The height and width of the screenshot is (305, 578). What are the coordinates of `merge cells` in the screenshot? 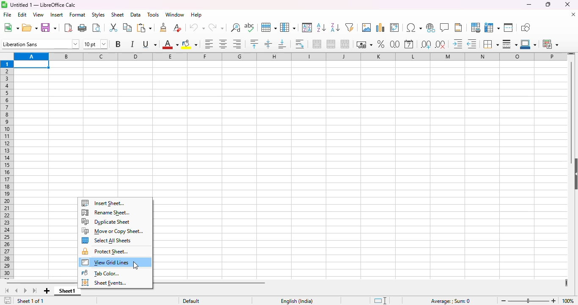 It's located at (332, 44).